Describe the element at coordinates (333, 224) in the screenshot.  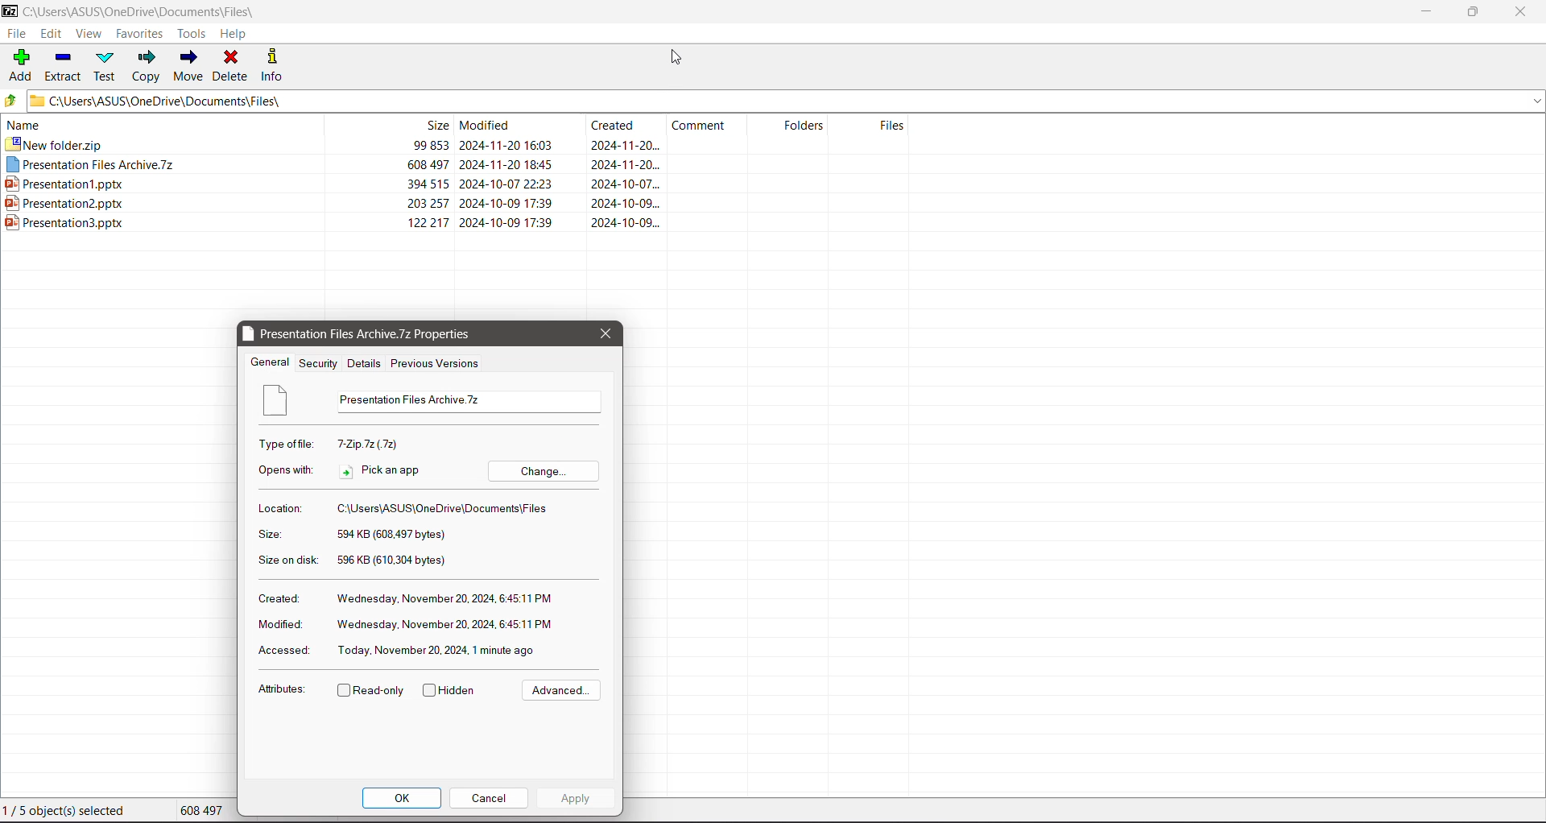
I see `Presentation3.pptx 122217 2024-10-09 17:39 2024-10-09...` at that location.